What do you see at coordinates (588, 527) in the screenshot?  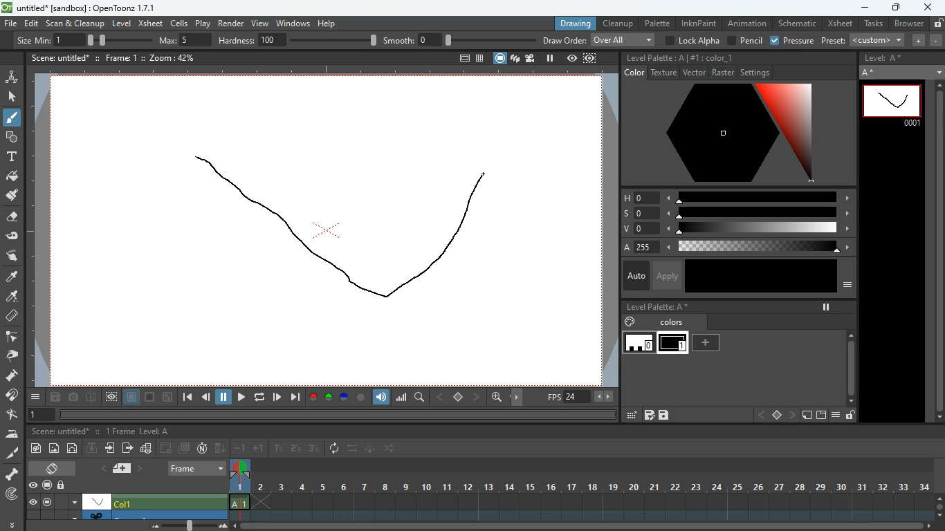 I see `scroll` at bounding box center [588, 527].